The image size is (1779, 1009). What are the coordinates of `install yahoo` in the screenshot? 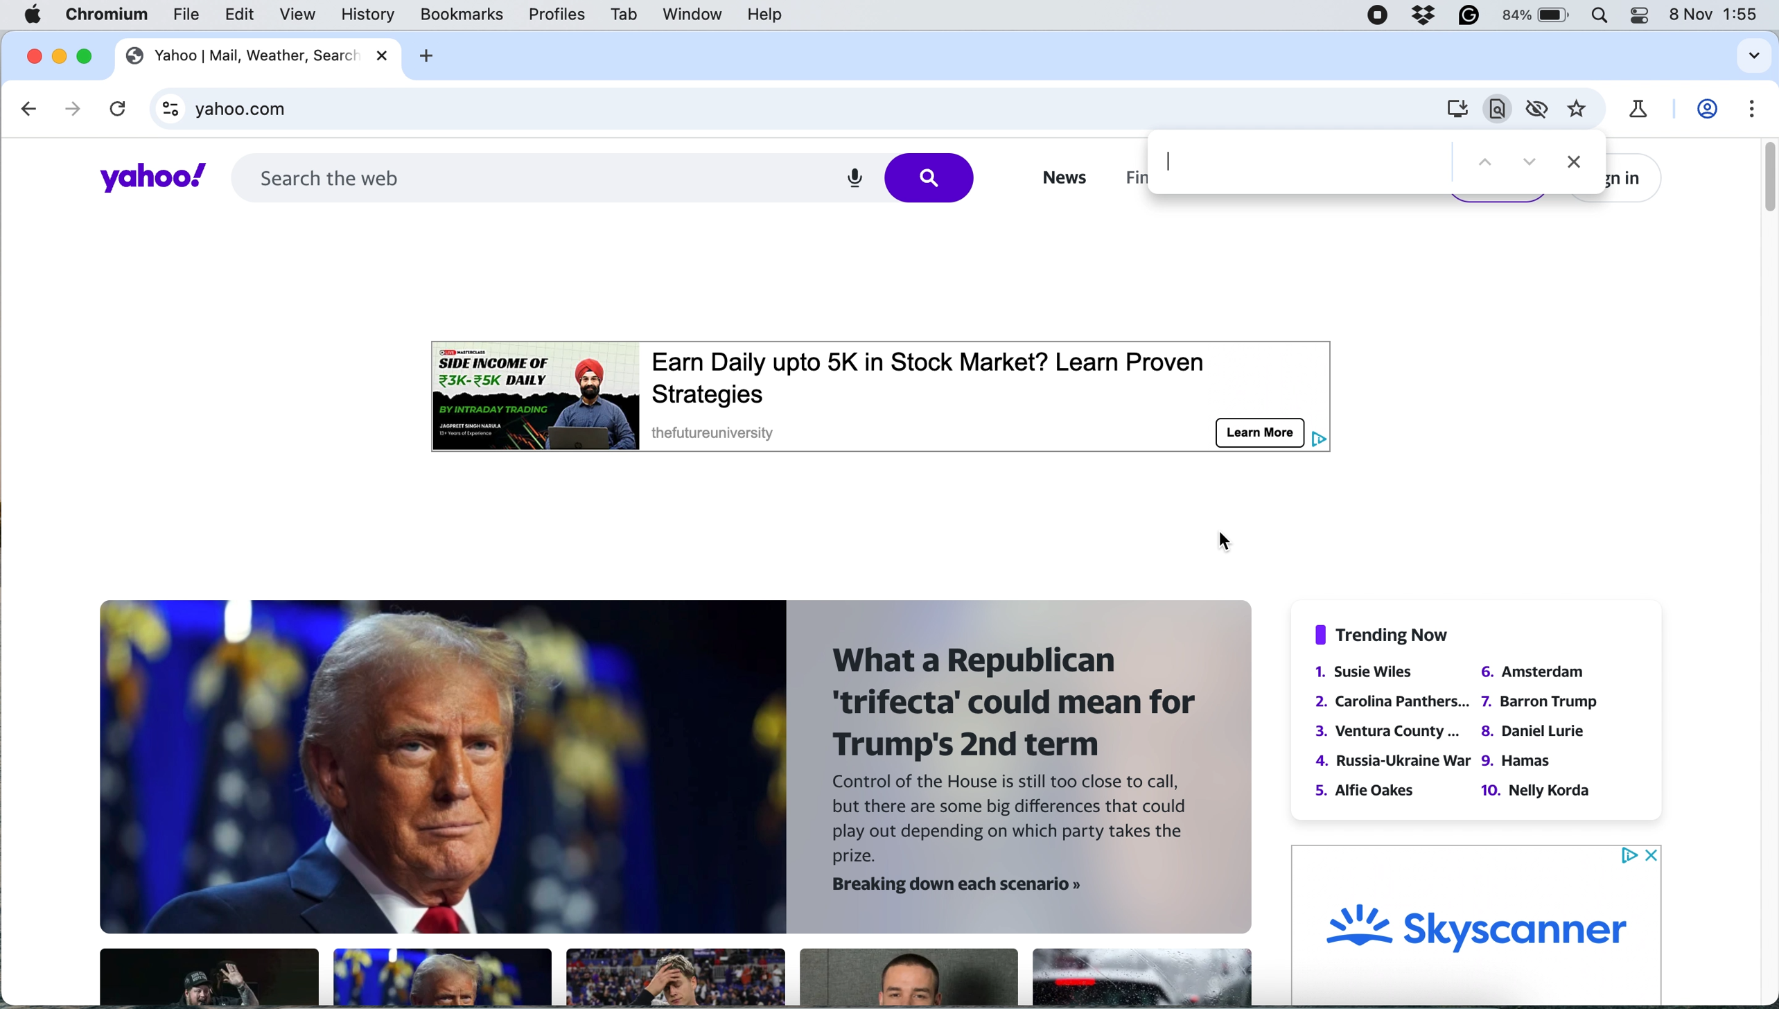 It's located at (1495, 110).